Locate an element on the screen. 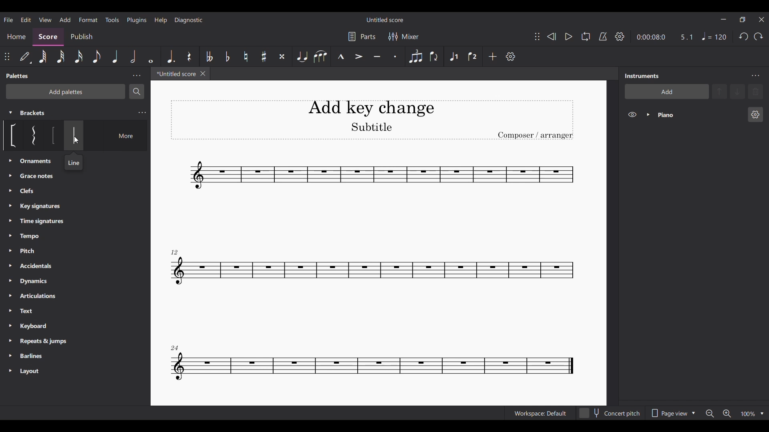  Customize toolbar is located at coordinates (510, 56).